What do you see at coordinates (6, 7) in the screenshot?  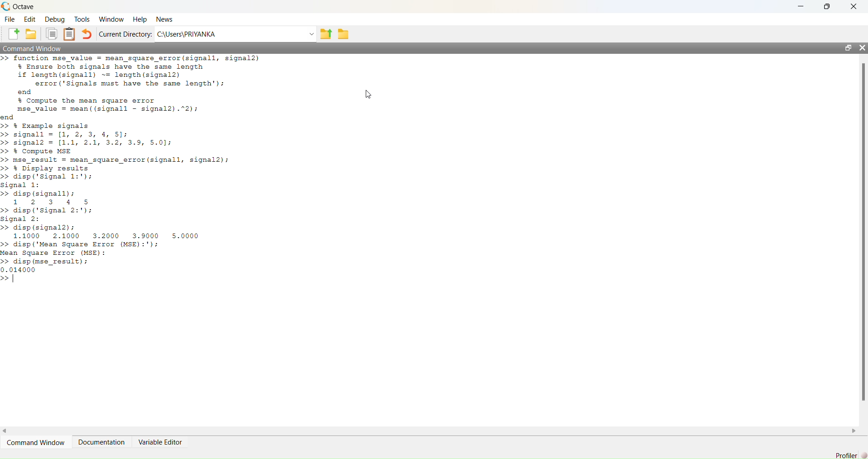 I see `logo` at bounding box center [6, 7].